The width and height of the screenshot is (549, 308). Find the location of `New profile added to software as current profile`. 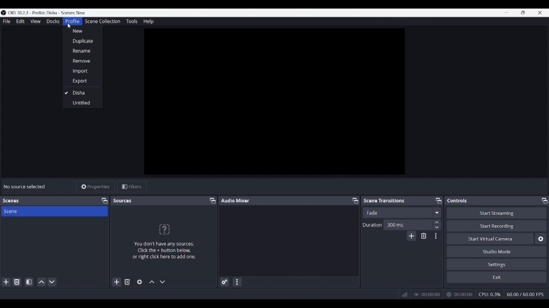

New profile added to software as current profile is located at coordinates (82, 92).